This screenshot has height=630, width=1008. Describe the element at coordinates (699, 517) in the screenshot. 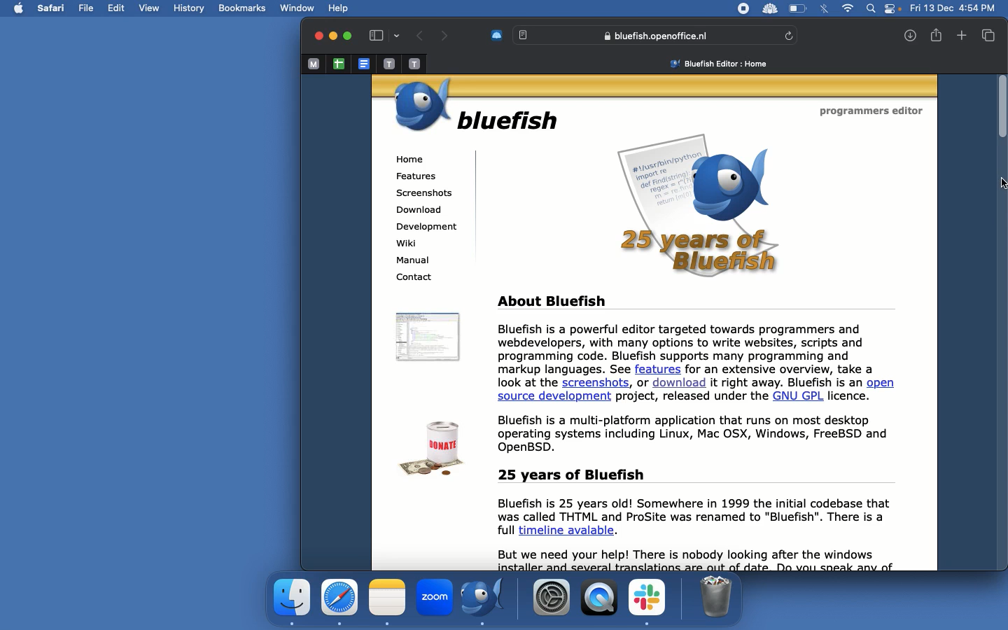

I see `25 years of Bluefish

Bluefish is 25 years old! Somewhere in 1999 the initial codebase that
was called THTML and ProSite was renamed to "Bluefish". There is a
full timeline avalable.

But we need your help! There is nobody looking after the windows

: € 5 pl` at that location.